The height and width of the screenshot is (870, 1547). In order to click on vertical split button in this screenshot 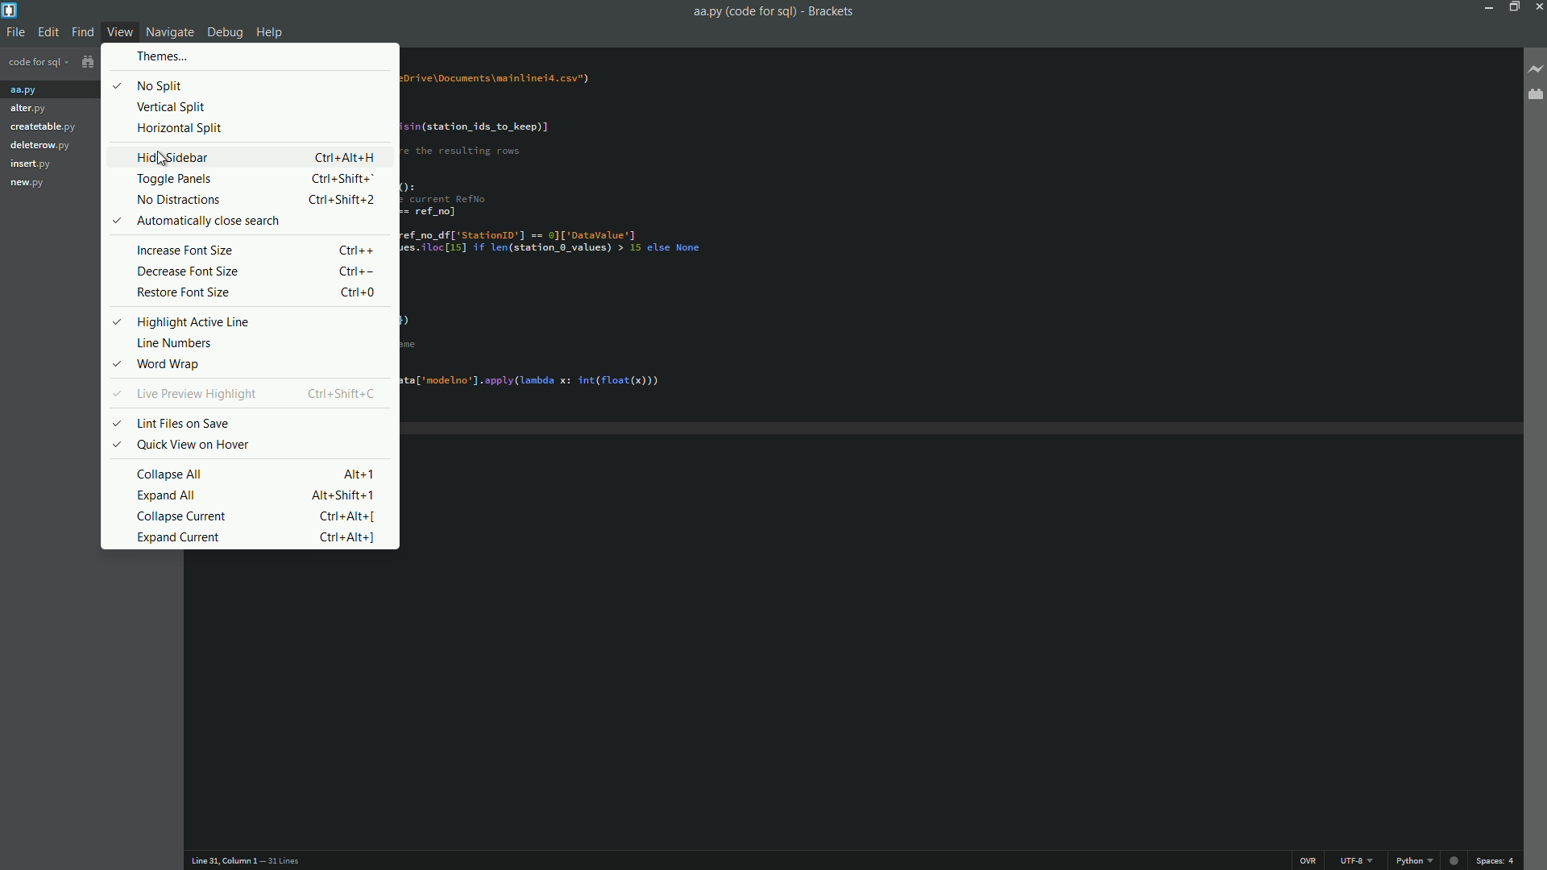, I will do `click(172, 107)`.